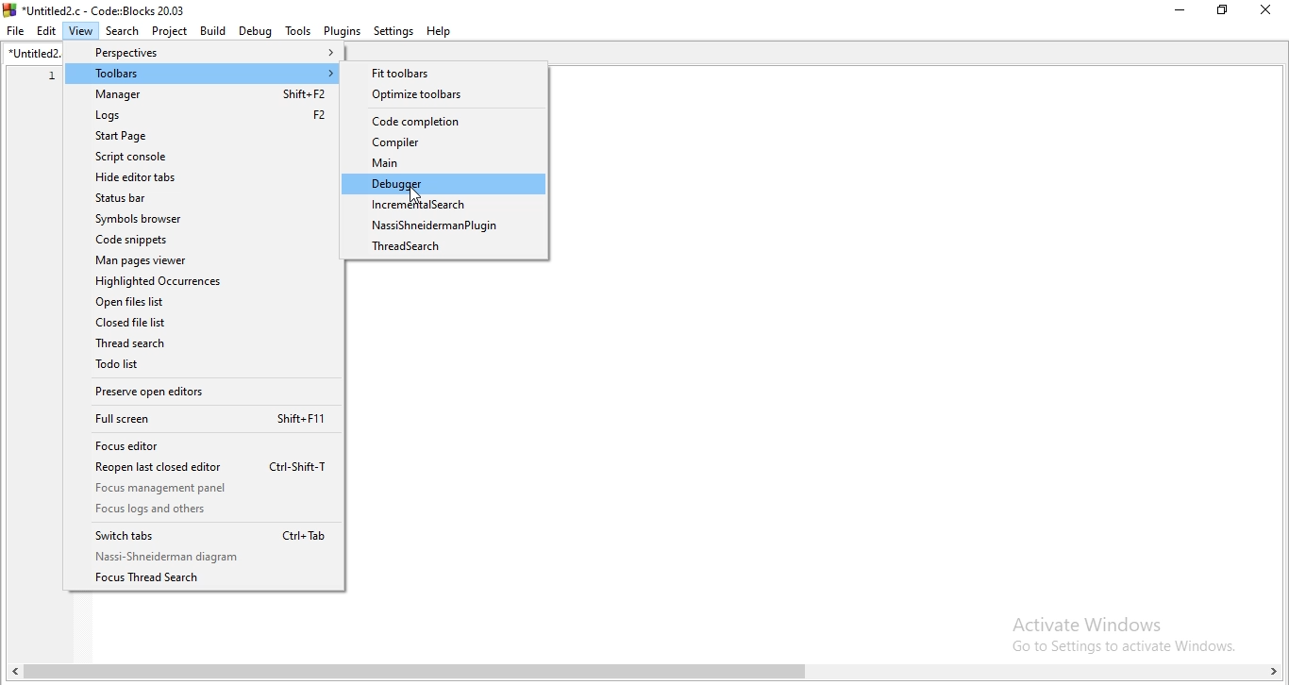 Image resolution: width=1289 pixels, height=685 pixels. I want to click on Project , so click(170, 32).